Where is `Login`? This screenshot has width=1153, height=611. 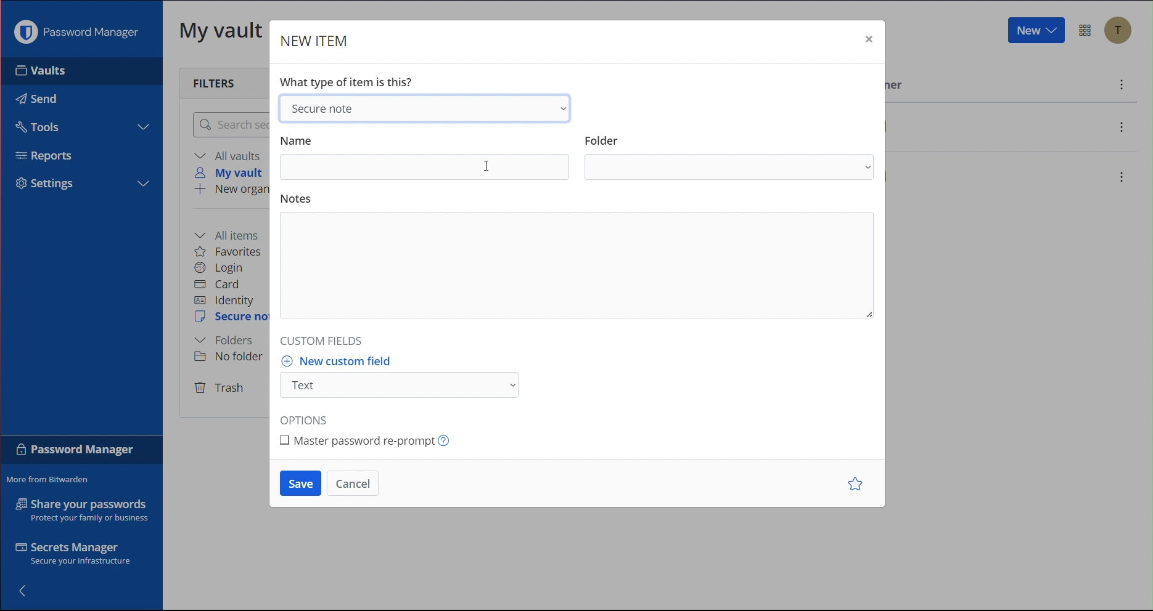
Login is located at coordinates (222, 268).